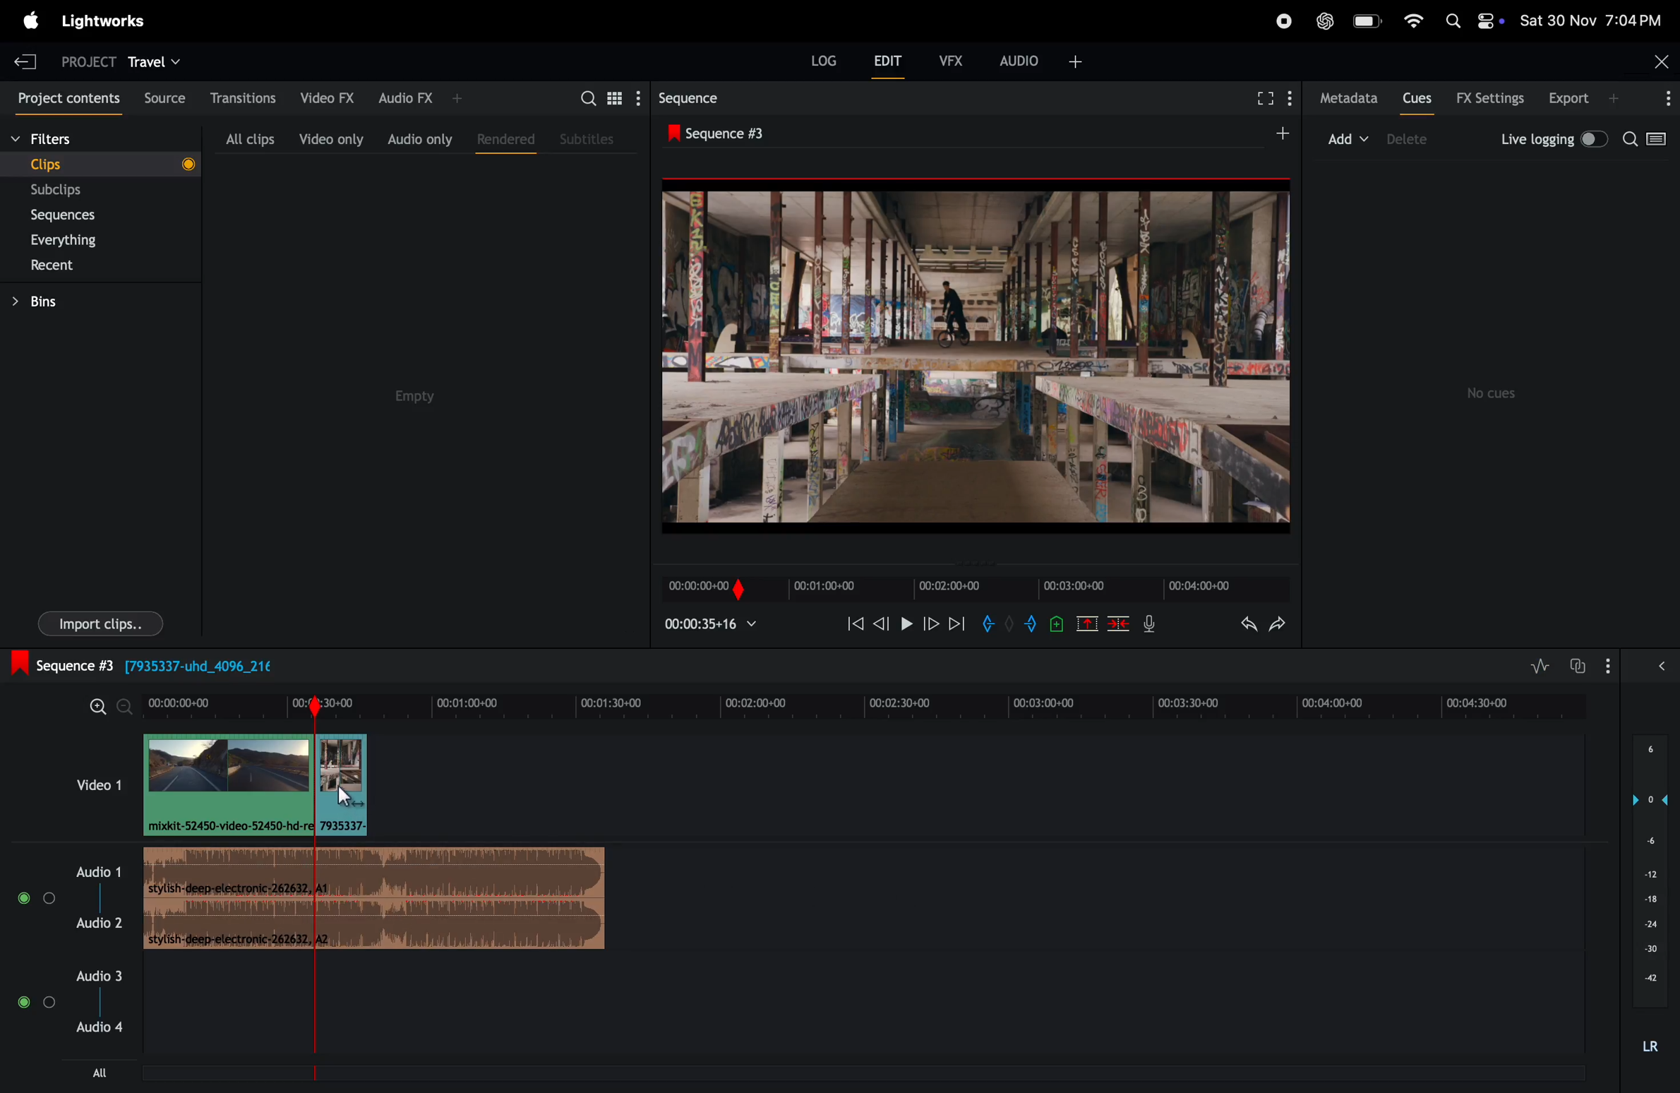 The image size is (1680, 1093). Describe the element at coordinates (689, 96) in the screenshot. I see `sequence` at that location.